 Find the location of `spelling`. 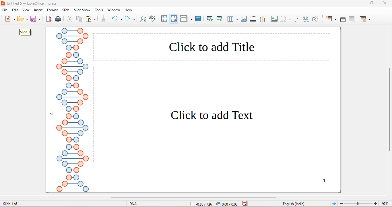

spelling is located at coordinates (154, 19).